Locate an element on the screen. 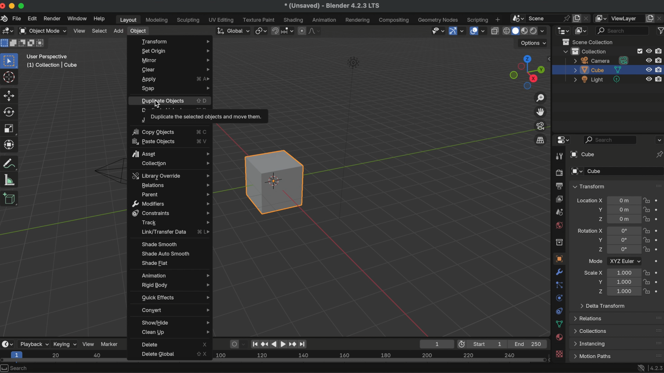 The width and height of the screenshot is (664, 373). viewport shading material preview mode is located at coordinates (524, 31).